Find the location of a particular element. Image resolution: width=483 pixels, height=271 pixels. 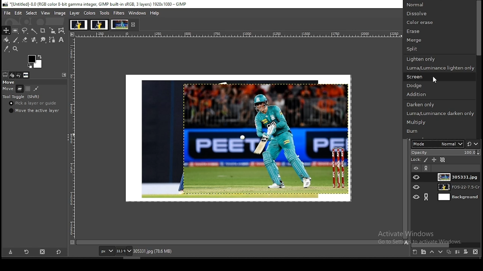

move layers is located at coordinates (20, 89).